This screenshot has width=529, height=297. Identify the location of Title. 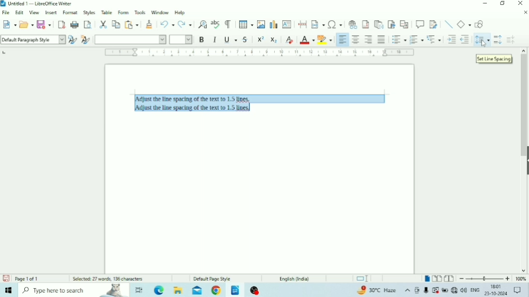
(40, 3).